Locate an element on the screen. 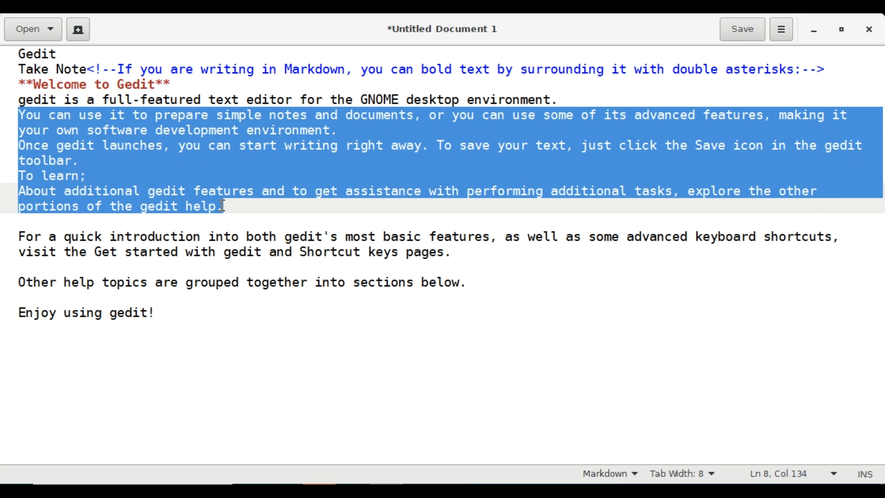 The height and width of the screenshot is (498, 885). Line & Column Preference is located at coordinates (793, 476).